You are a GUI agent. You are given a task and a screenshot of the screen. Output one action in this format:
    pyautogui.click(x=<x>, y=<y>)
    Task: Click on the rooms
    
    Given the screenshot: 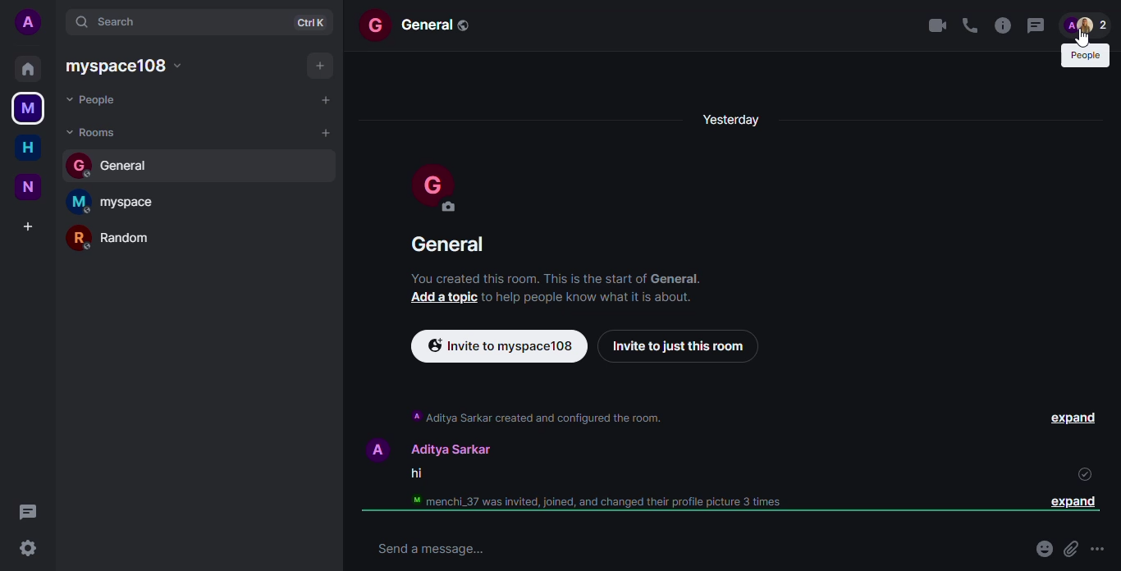 What is the action you would take?
    pyautogui.click(x=101, y=133)
    